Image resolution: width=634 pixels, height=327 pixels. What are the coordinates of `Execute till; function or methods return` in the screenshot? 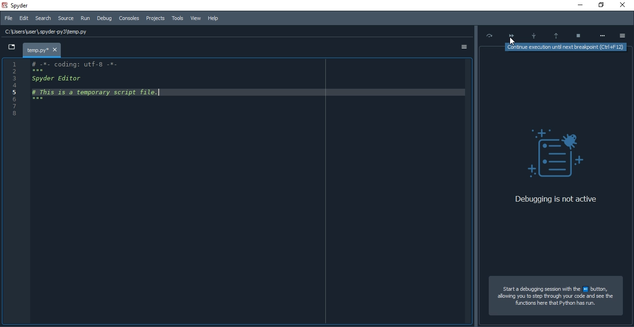 It's located at (556, 33).